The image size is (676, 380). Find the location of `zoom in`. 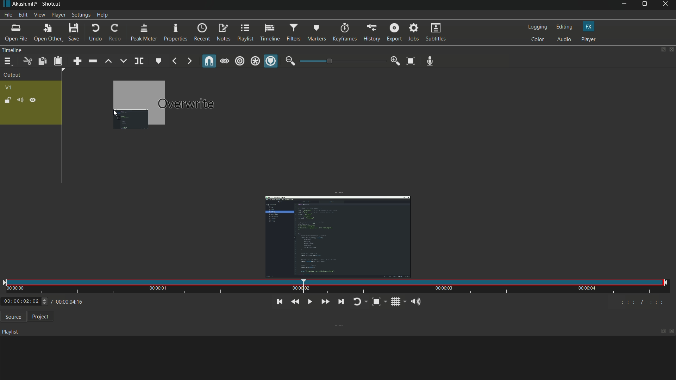

zoom in is located at coordinates (395, 61).